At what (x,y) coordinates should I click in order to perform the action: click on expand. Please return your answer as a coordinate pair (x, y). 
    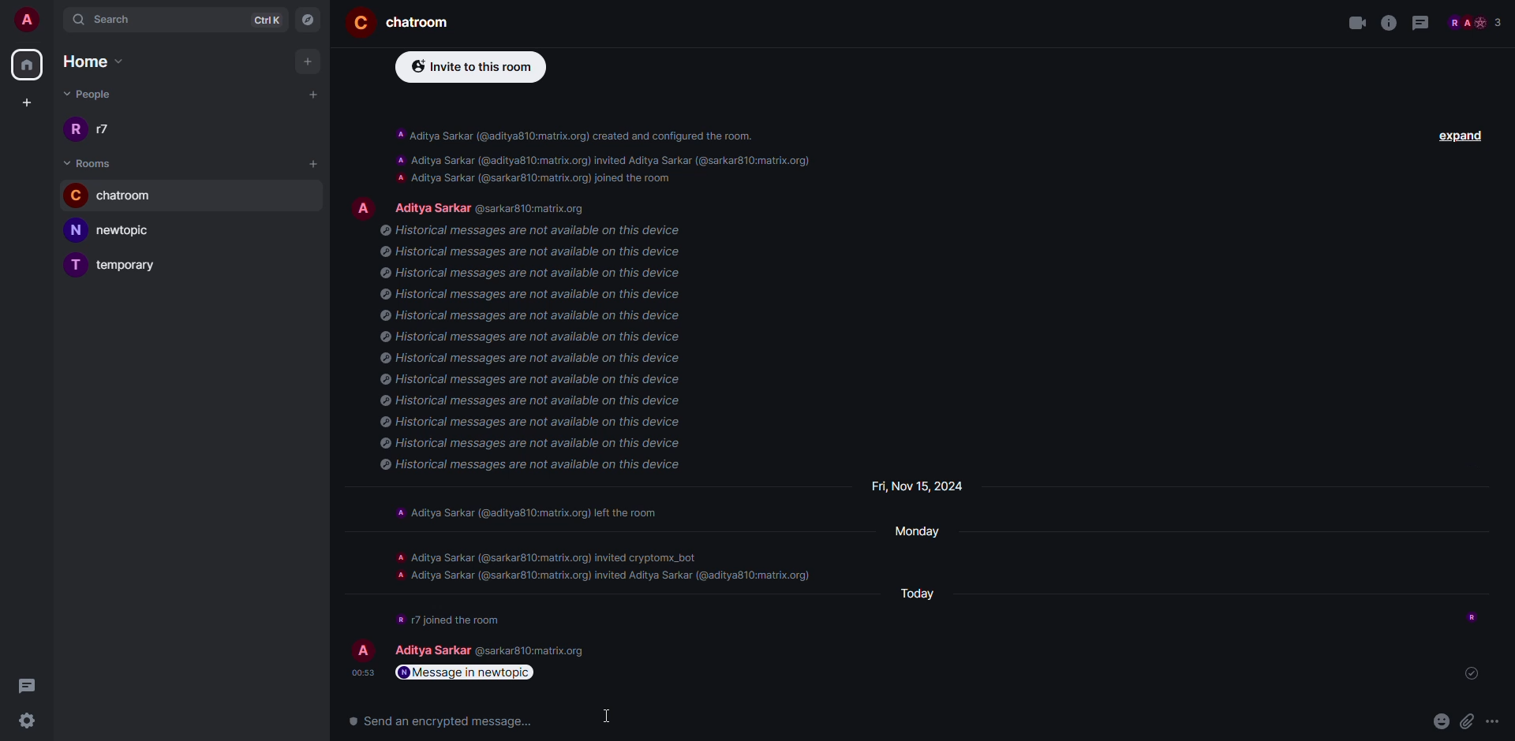
    Looking at the image, I should click on (1465, 136).